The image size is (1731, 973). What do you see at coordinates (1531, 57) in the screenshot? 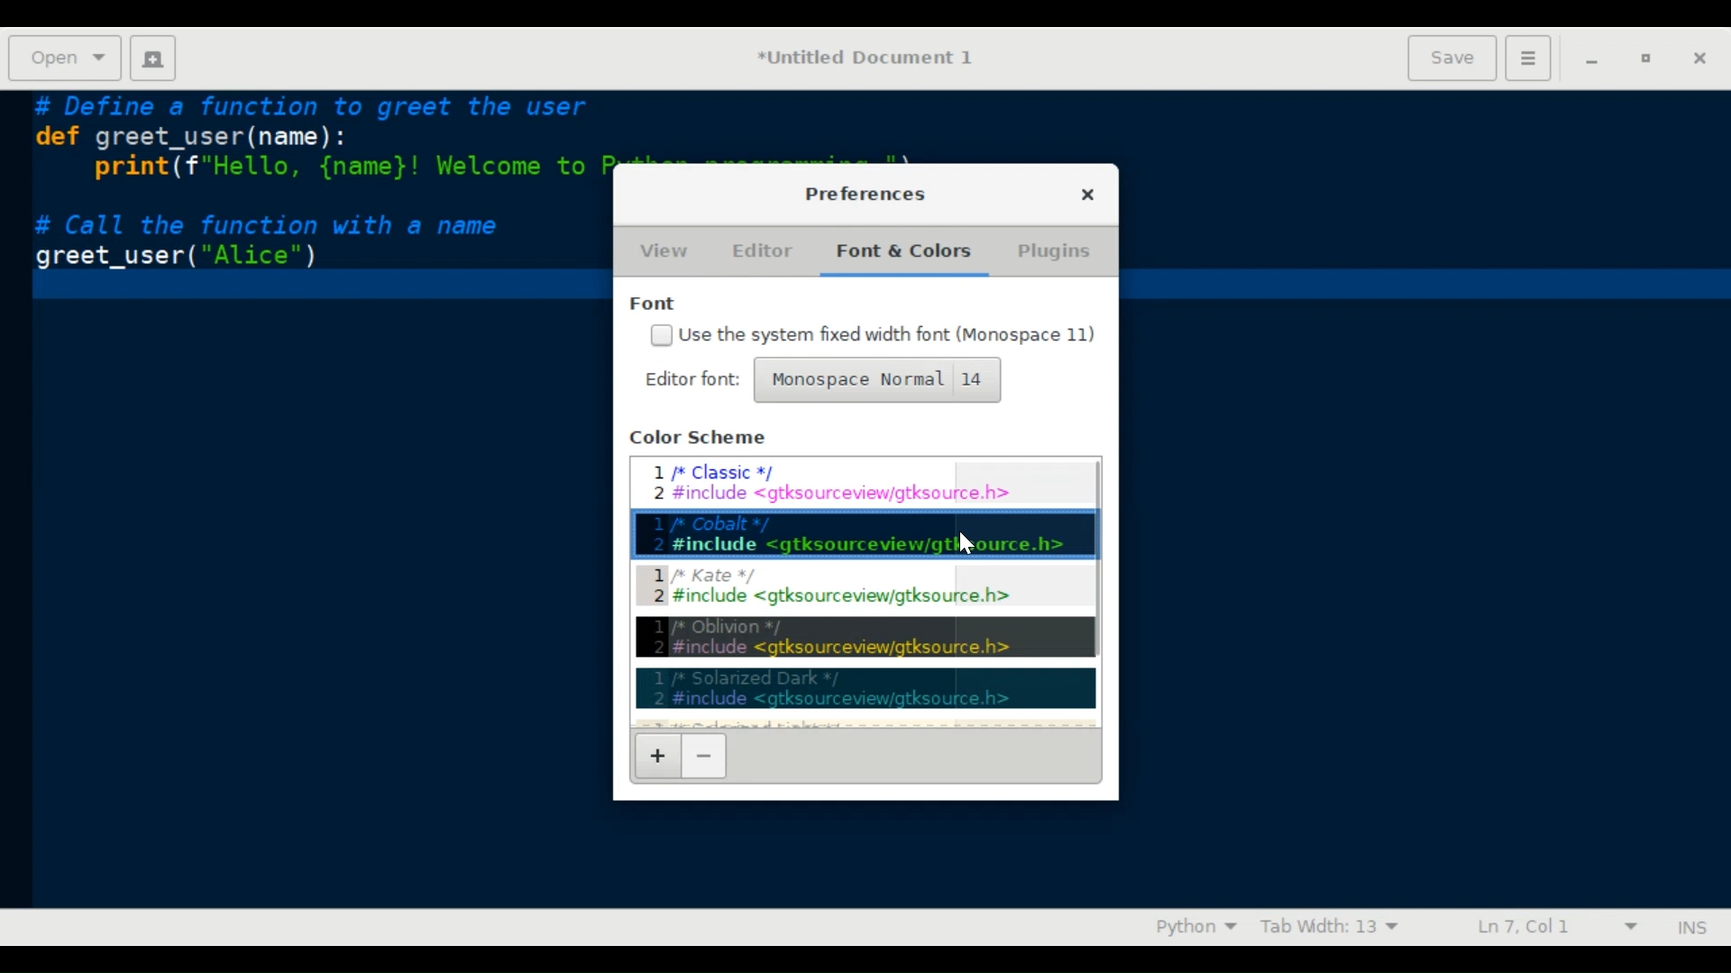
I see `Preferences` at bounding box center [1531, 57].